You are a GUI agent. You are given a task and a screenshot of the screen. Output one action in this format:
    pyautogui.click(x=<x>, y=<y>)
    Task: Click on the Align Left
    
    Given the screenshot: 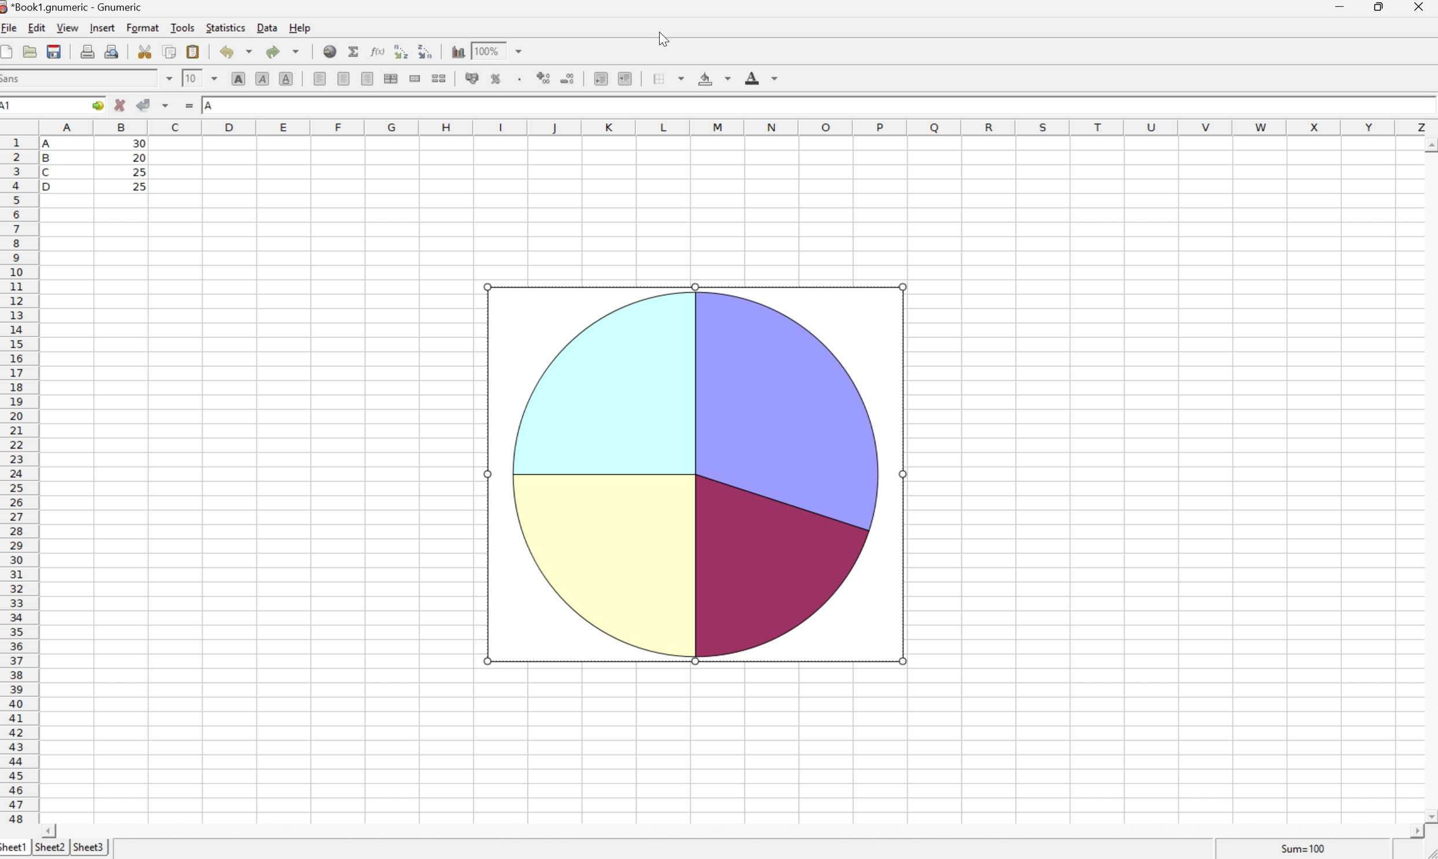 What is the action you would take?
    pyautogui.click(x=320, y=80)
    